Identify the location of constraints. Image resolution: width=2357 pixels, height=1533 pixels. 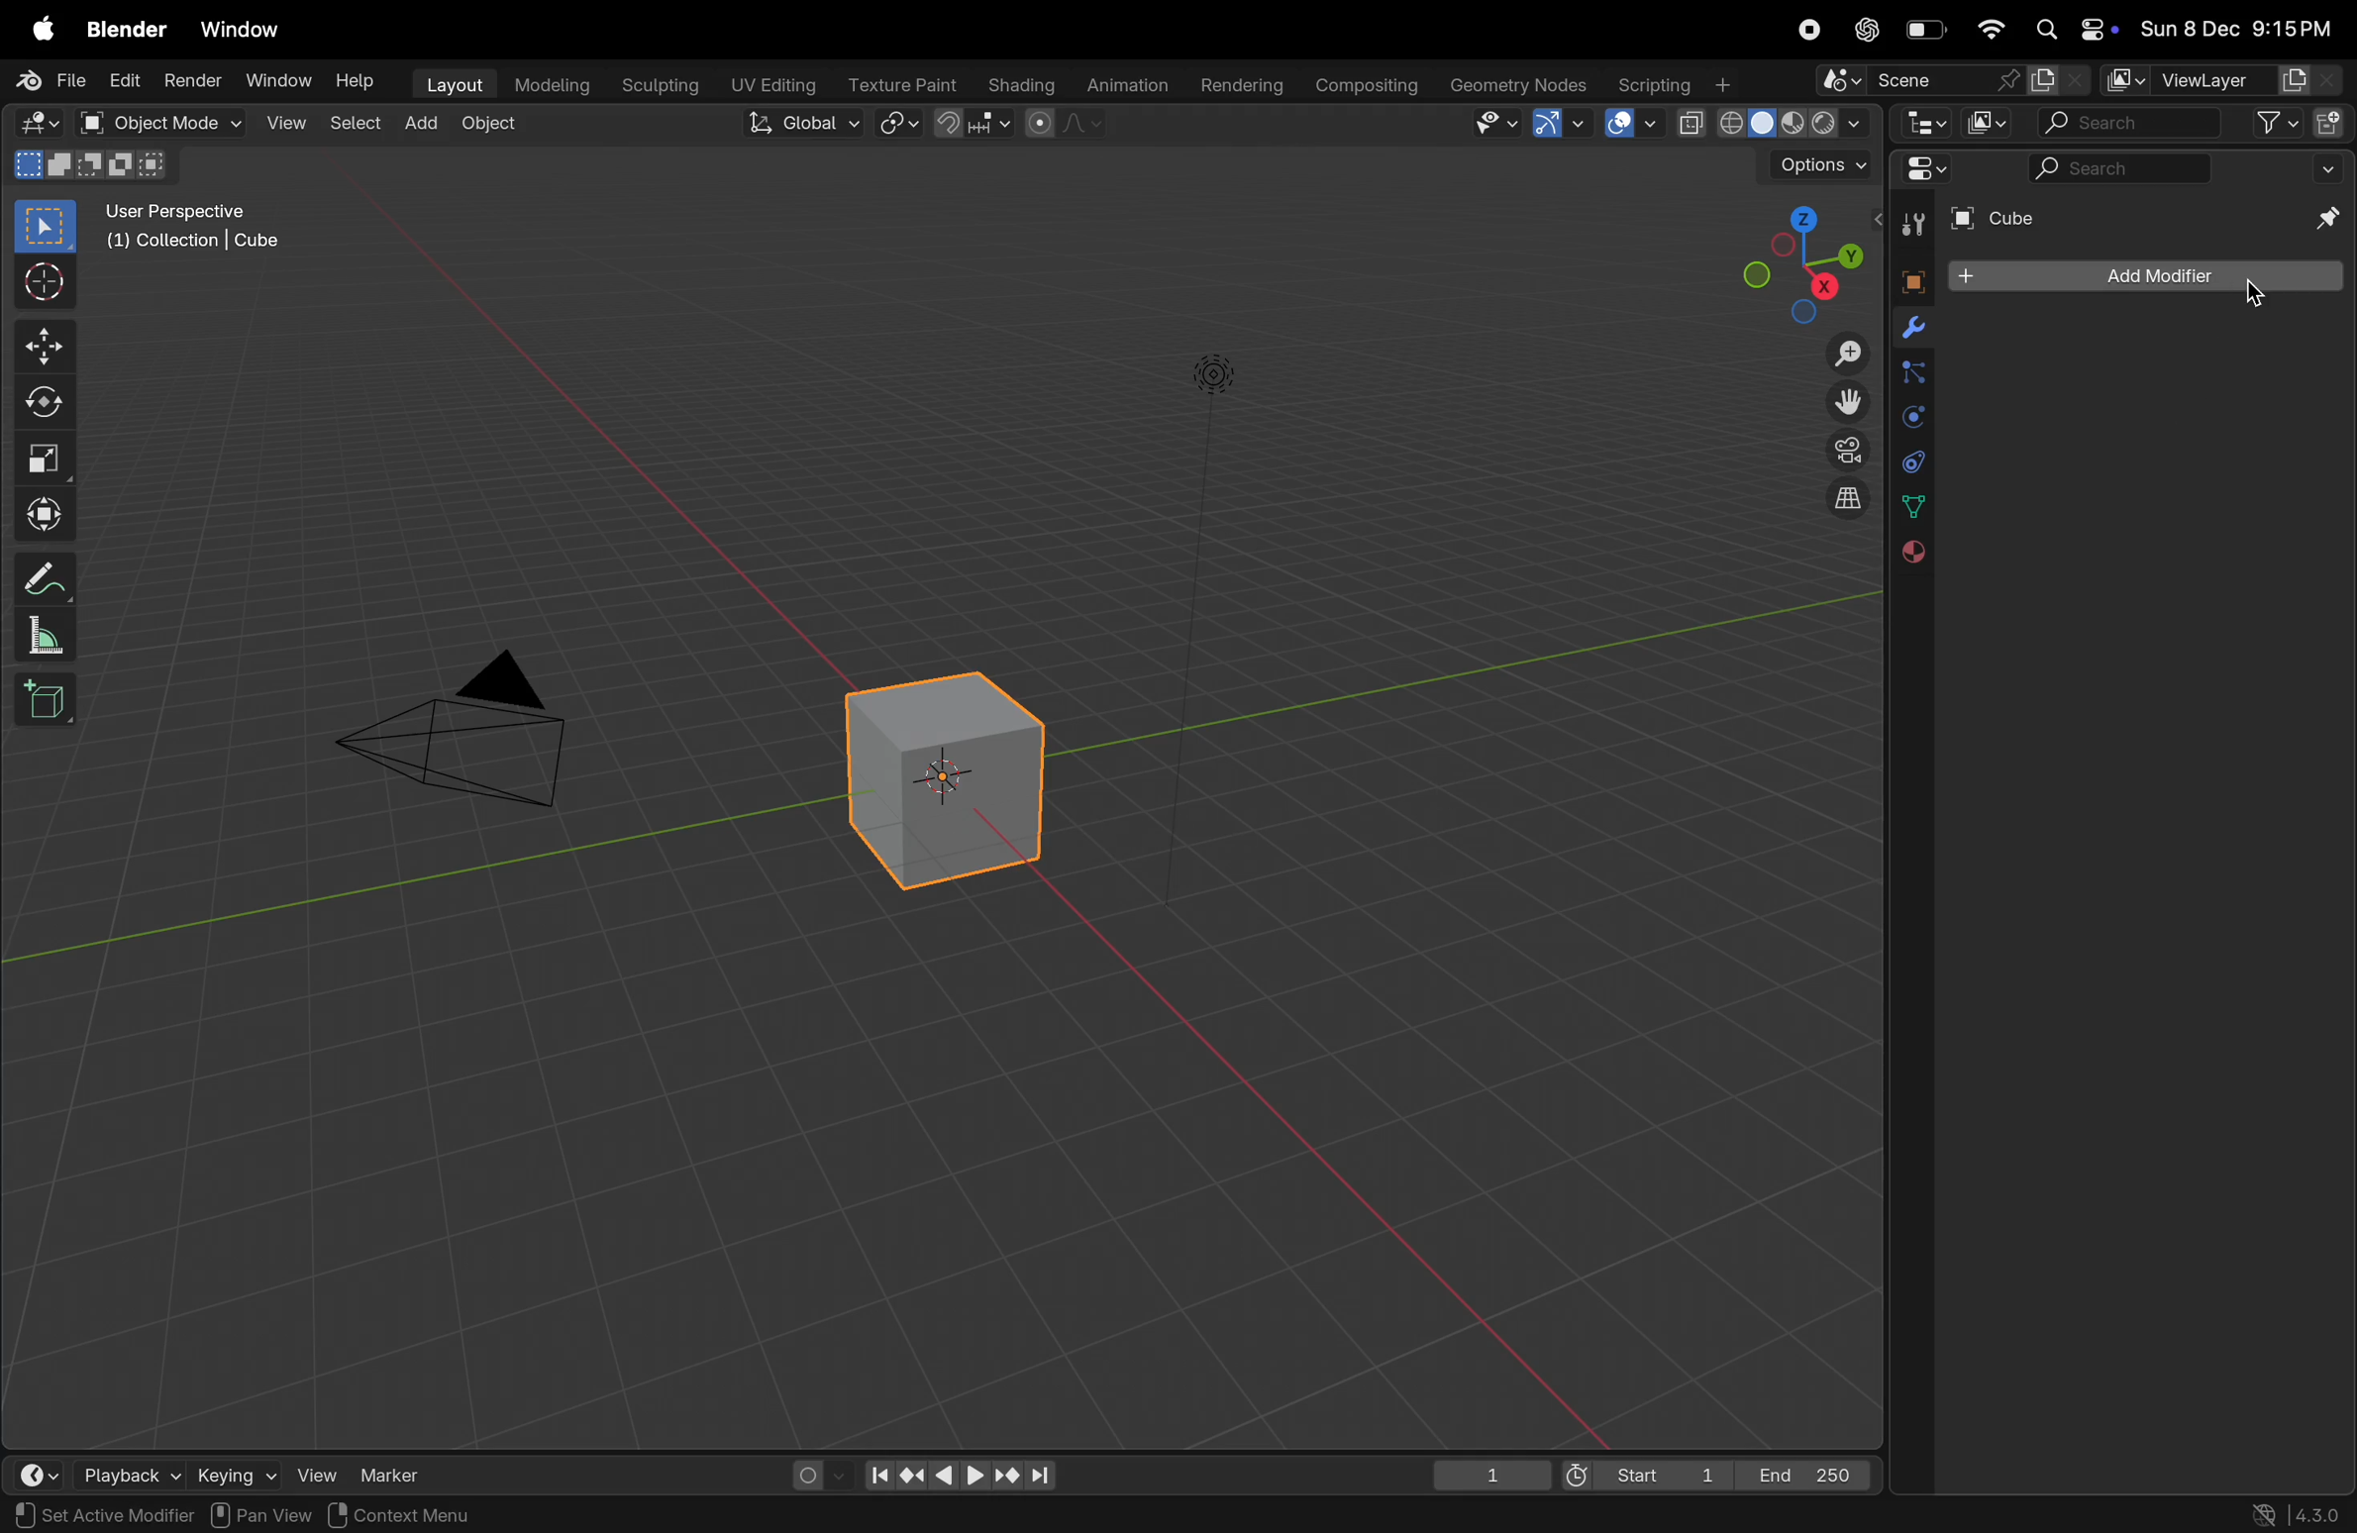
(1911, 460).